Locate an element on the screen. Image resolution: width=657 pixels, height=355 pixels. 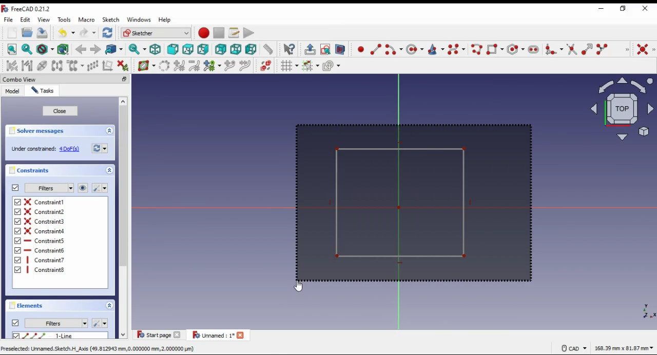
create slot is located at coordinates (534, 49).